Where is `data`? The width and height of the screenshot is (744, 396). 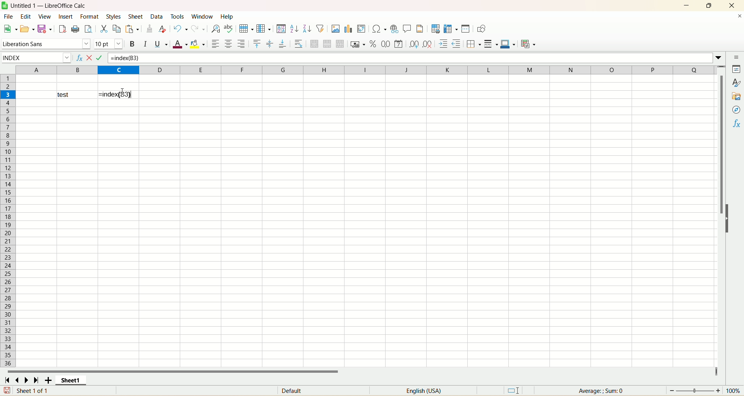
data is located at coordinates (157, 16).